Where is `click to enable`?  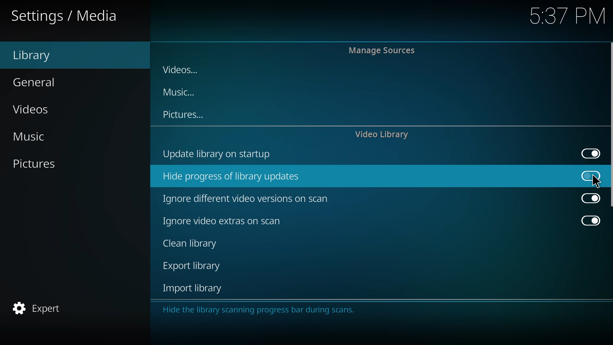 click to enable is located at coordinates (587, 175).